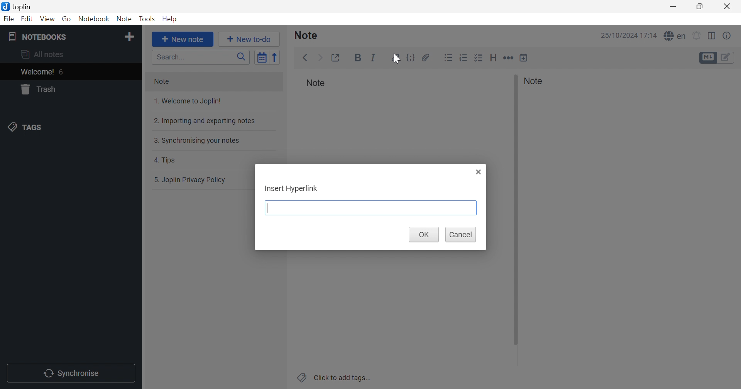  What do you see at coordinates (71, 373) in the screenshot?
I see `Synchronise` at bounding box center [71, 373].